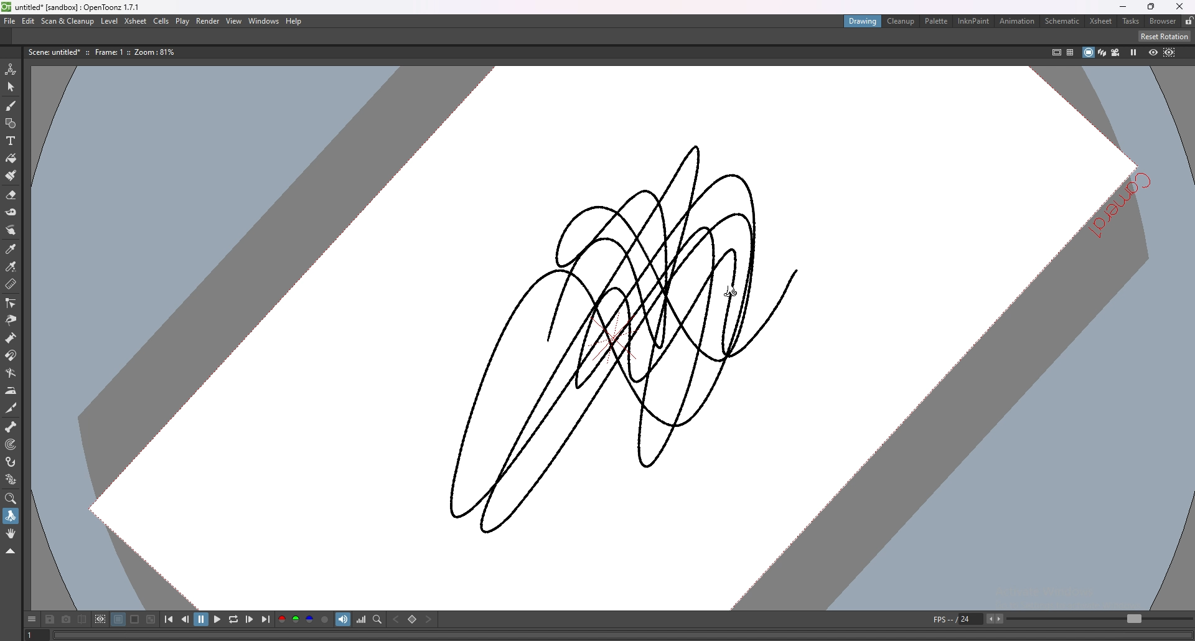 This screenshot has width=1195, height=641. I want to click on animation, so click(1018, 21).